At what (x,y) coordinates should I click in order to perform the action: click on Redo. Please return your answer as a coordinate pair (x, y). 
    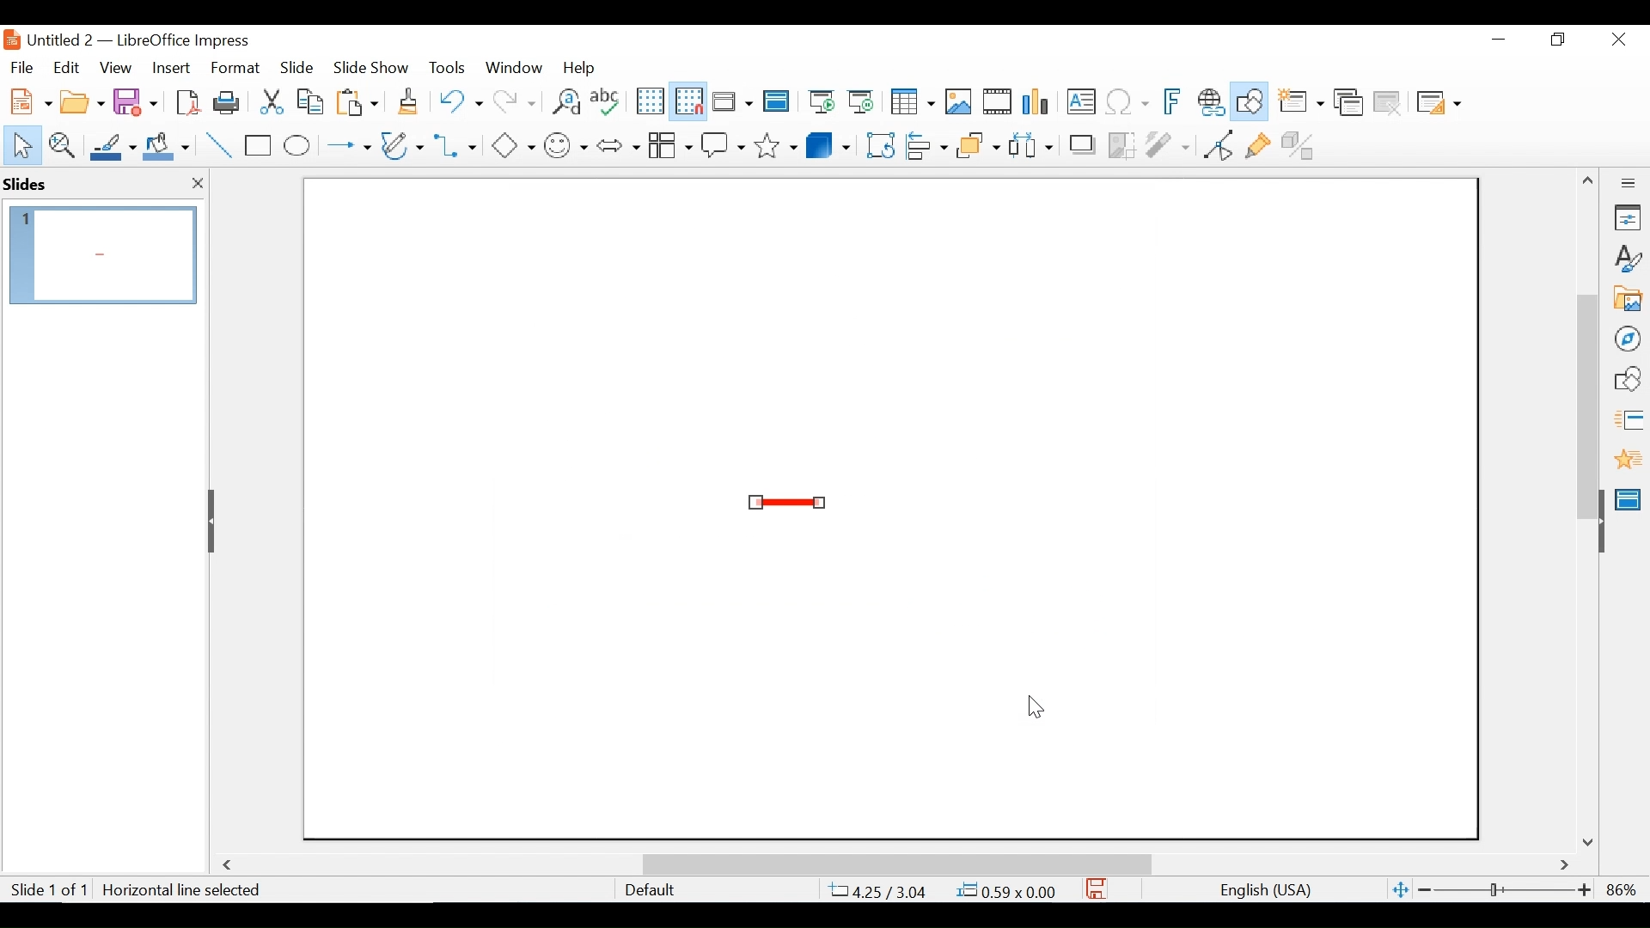
    Looking at the image, I should click on (512, 100).